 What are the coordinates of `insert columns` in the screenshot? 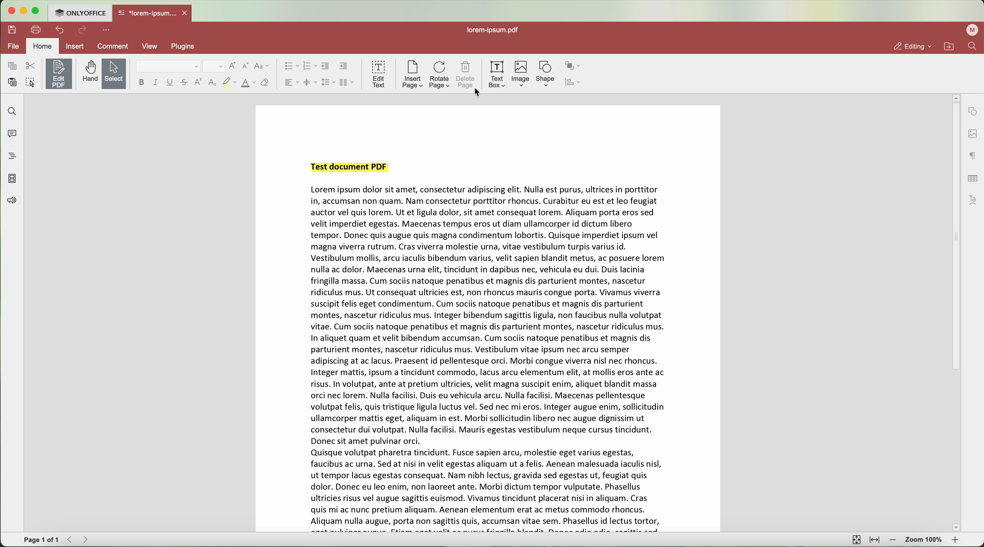 It's located at (346, 83).